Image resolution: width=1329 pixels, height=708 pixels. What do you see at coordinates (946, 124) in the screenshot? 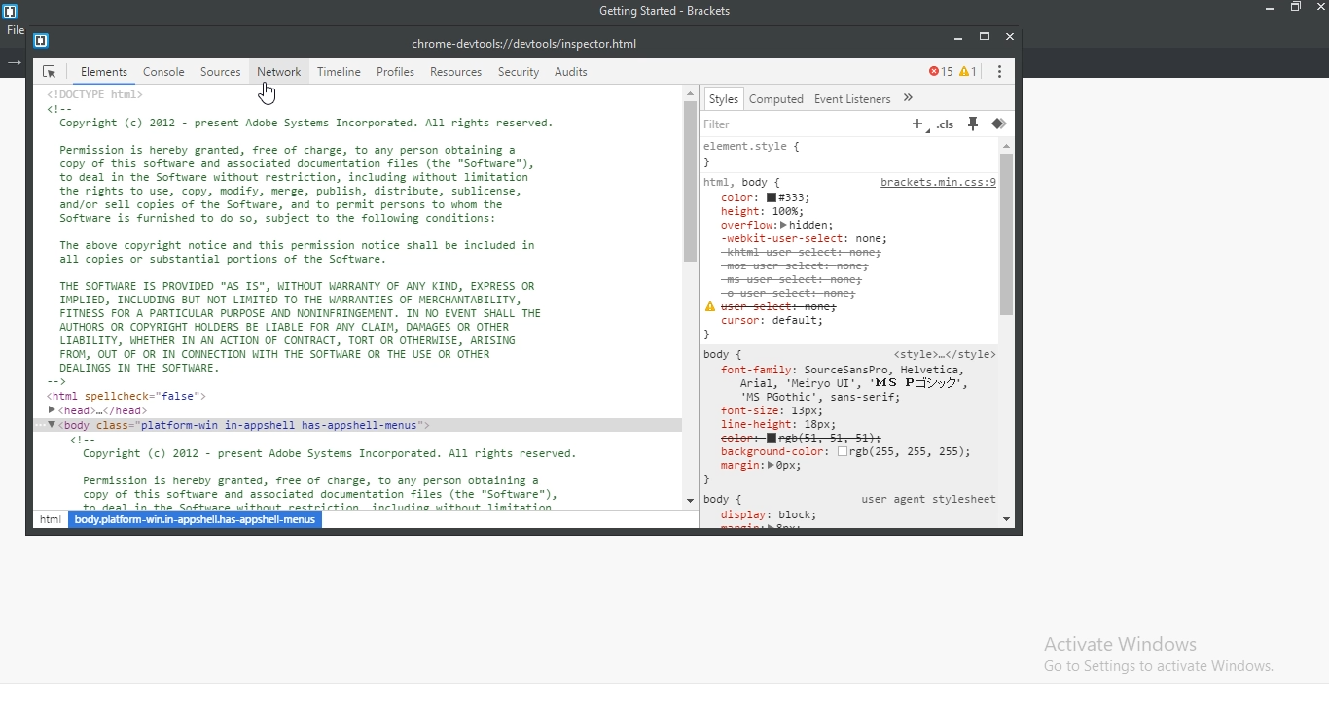
I see `.cls` at bounding box center [946, 124].